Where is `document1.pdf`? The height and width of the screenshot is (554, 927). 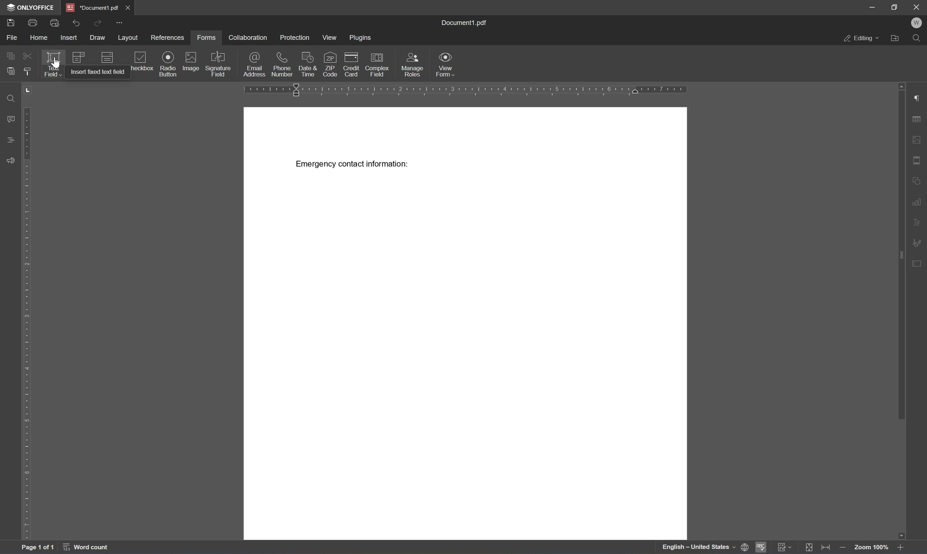 document1.pdf is located at coordinates (464, 22).